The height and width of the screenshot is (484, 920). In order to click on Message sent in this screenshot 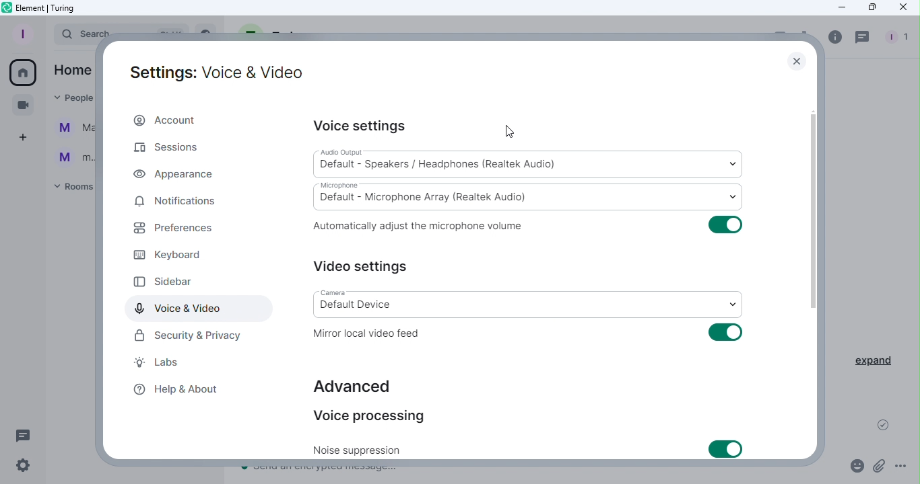, I will do `click(878, 425)`.